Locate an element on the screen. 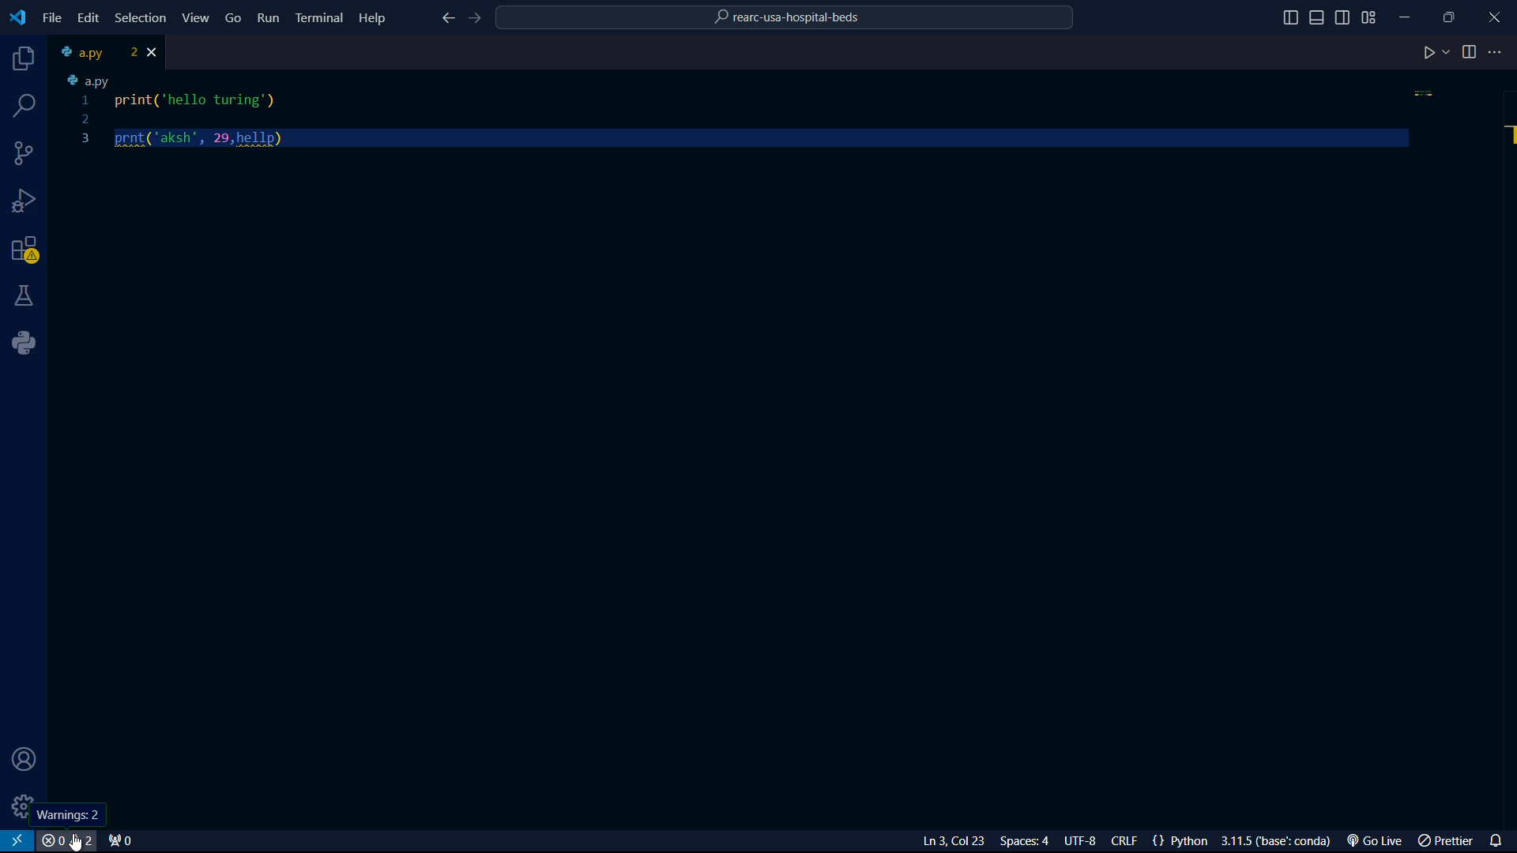 The image size is (1517, 853). back is located at coordinates (446, 20).